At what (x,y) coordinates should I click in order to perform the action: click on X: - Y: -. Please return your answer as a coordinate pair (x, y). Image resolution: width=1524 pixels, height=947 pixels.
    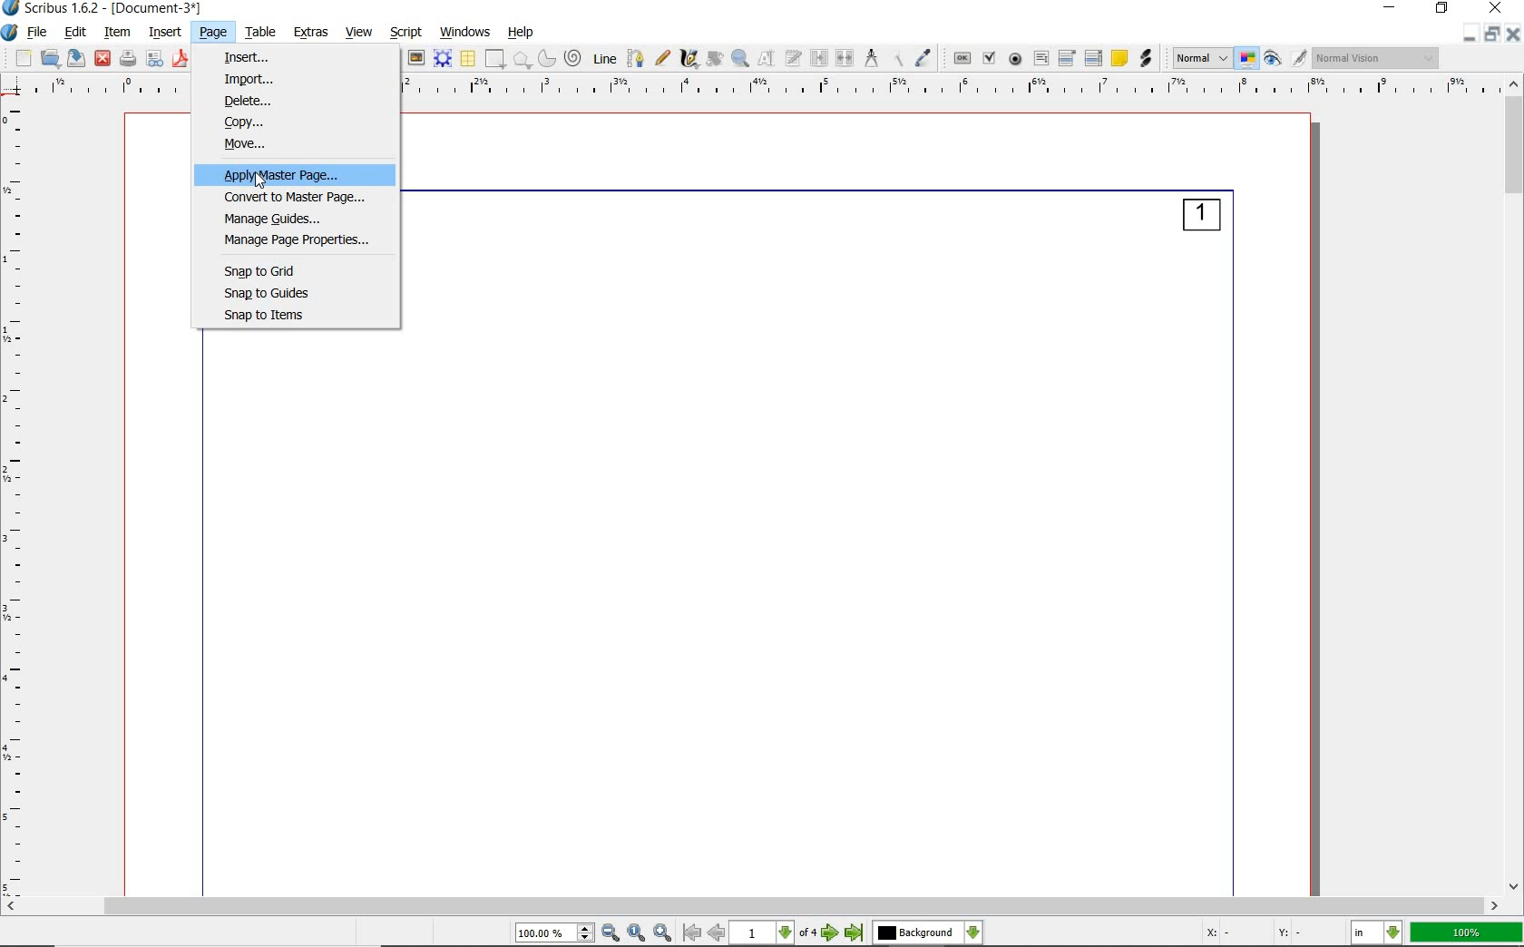
    Looking at the image, I should click on (1253, 934).